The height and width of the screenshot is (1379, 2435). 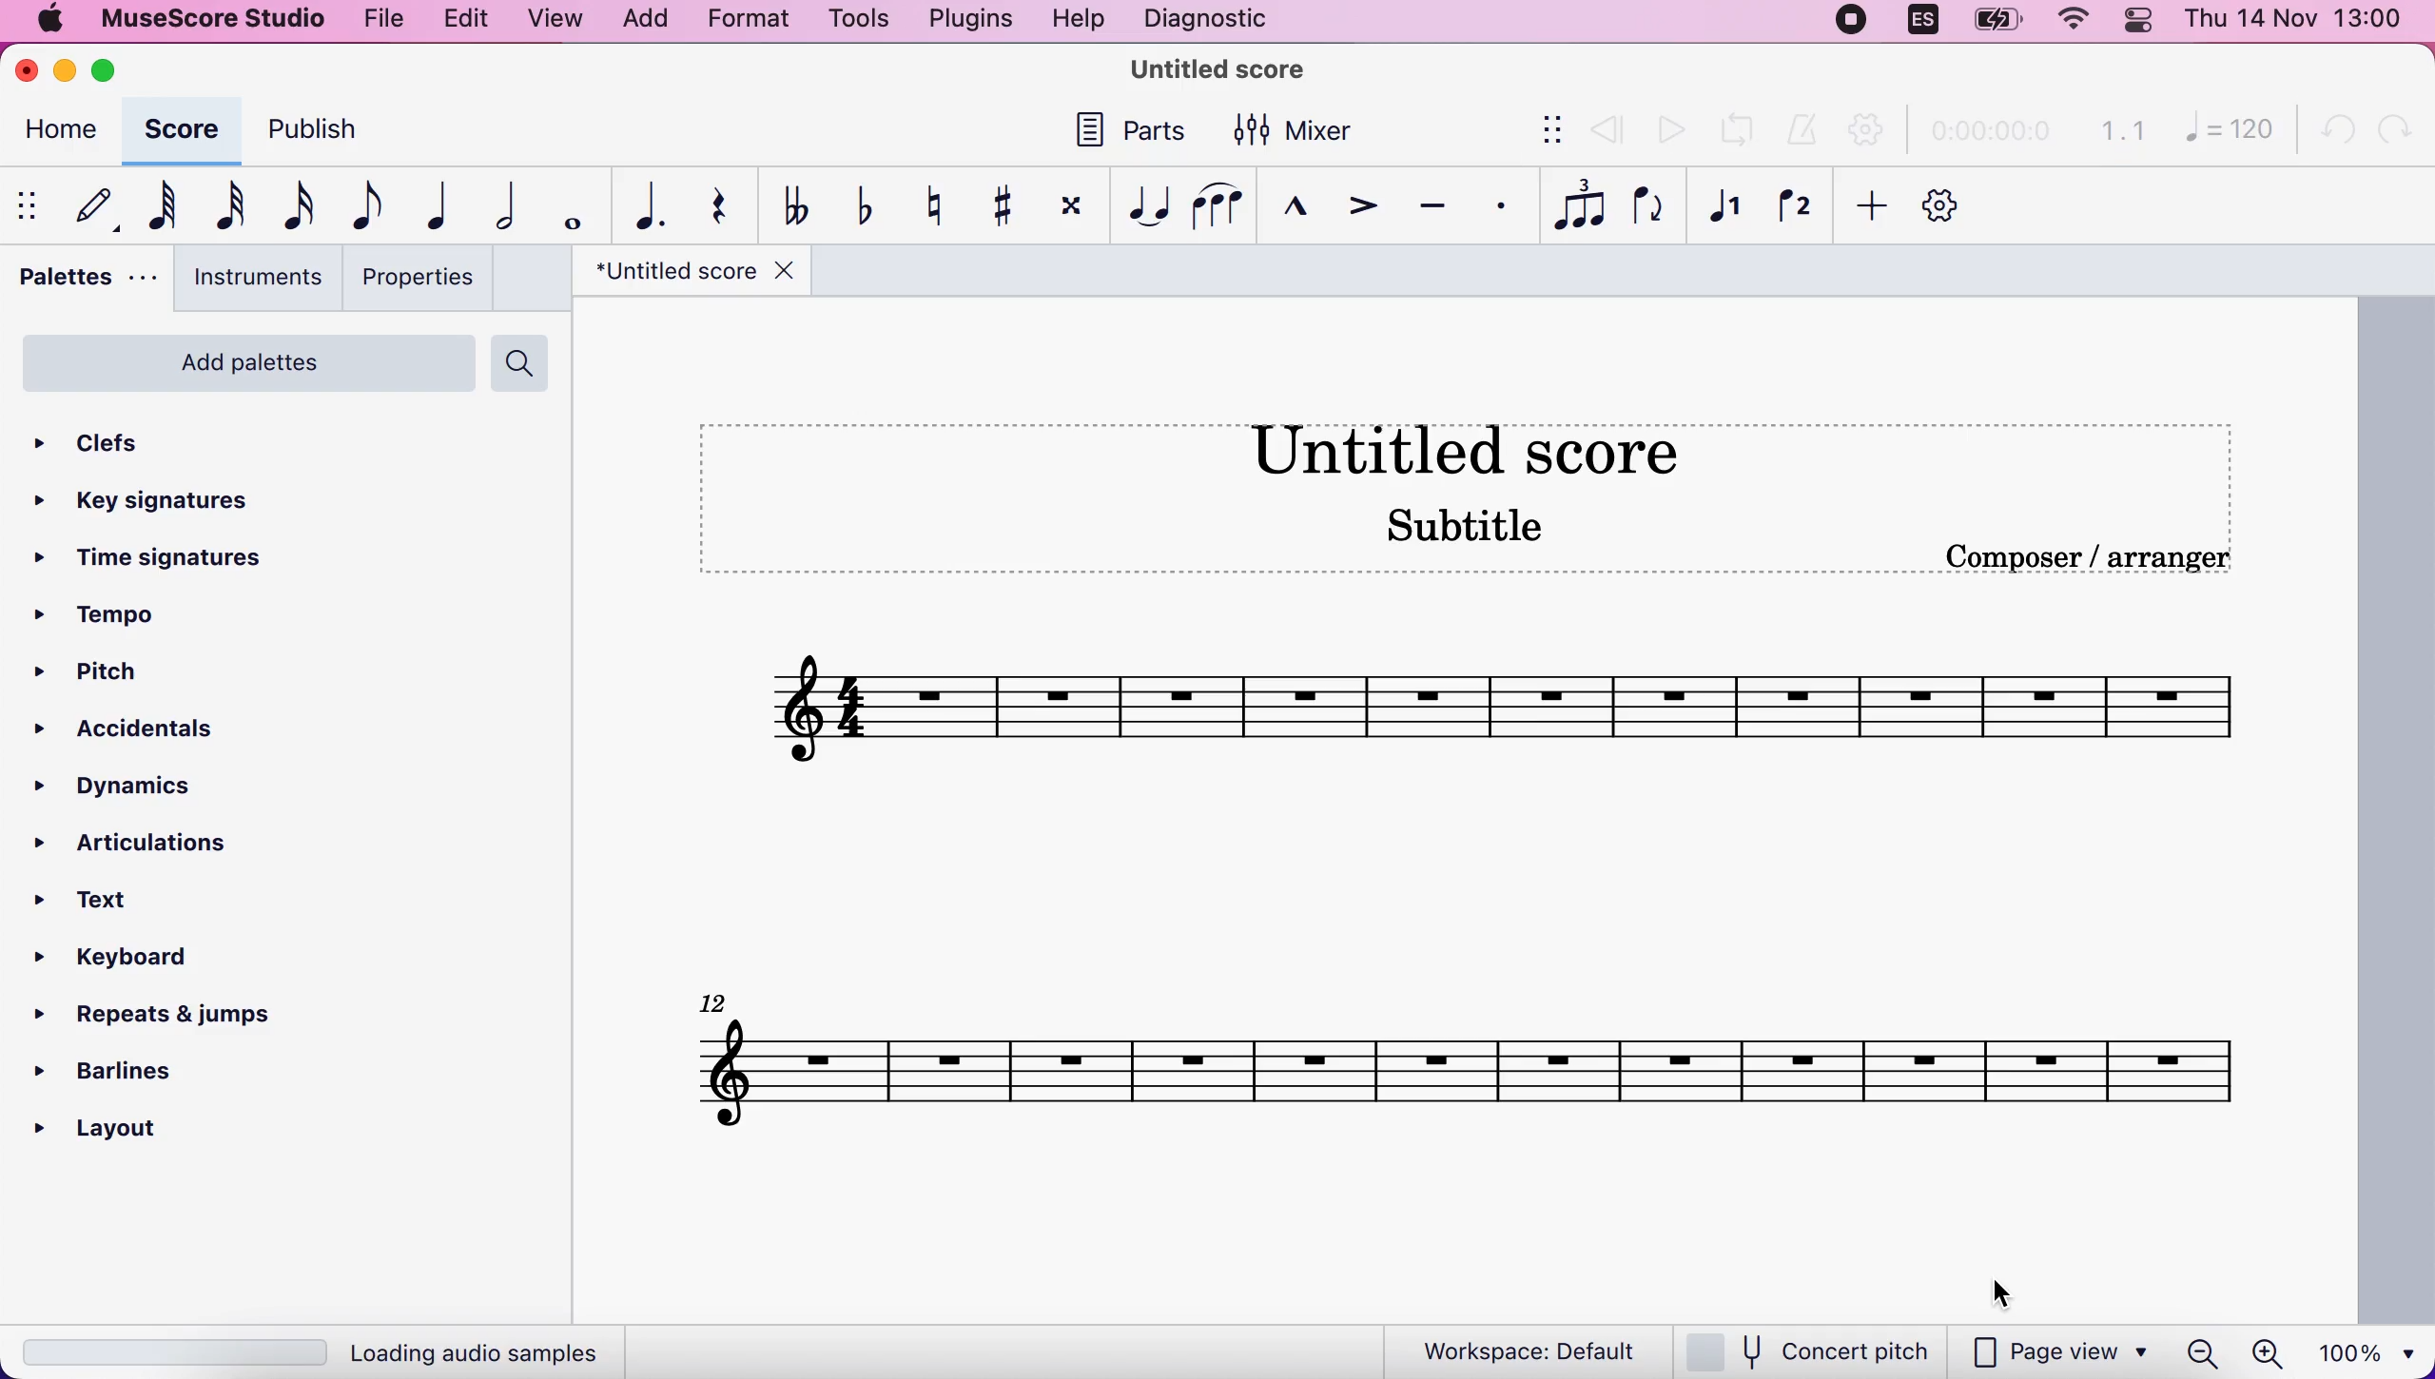 What do you see at coordinates (1867, 210) in the screenshot?
I see `add` at bounding box center [1867, 210].